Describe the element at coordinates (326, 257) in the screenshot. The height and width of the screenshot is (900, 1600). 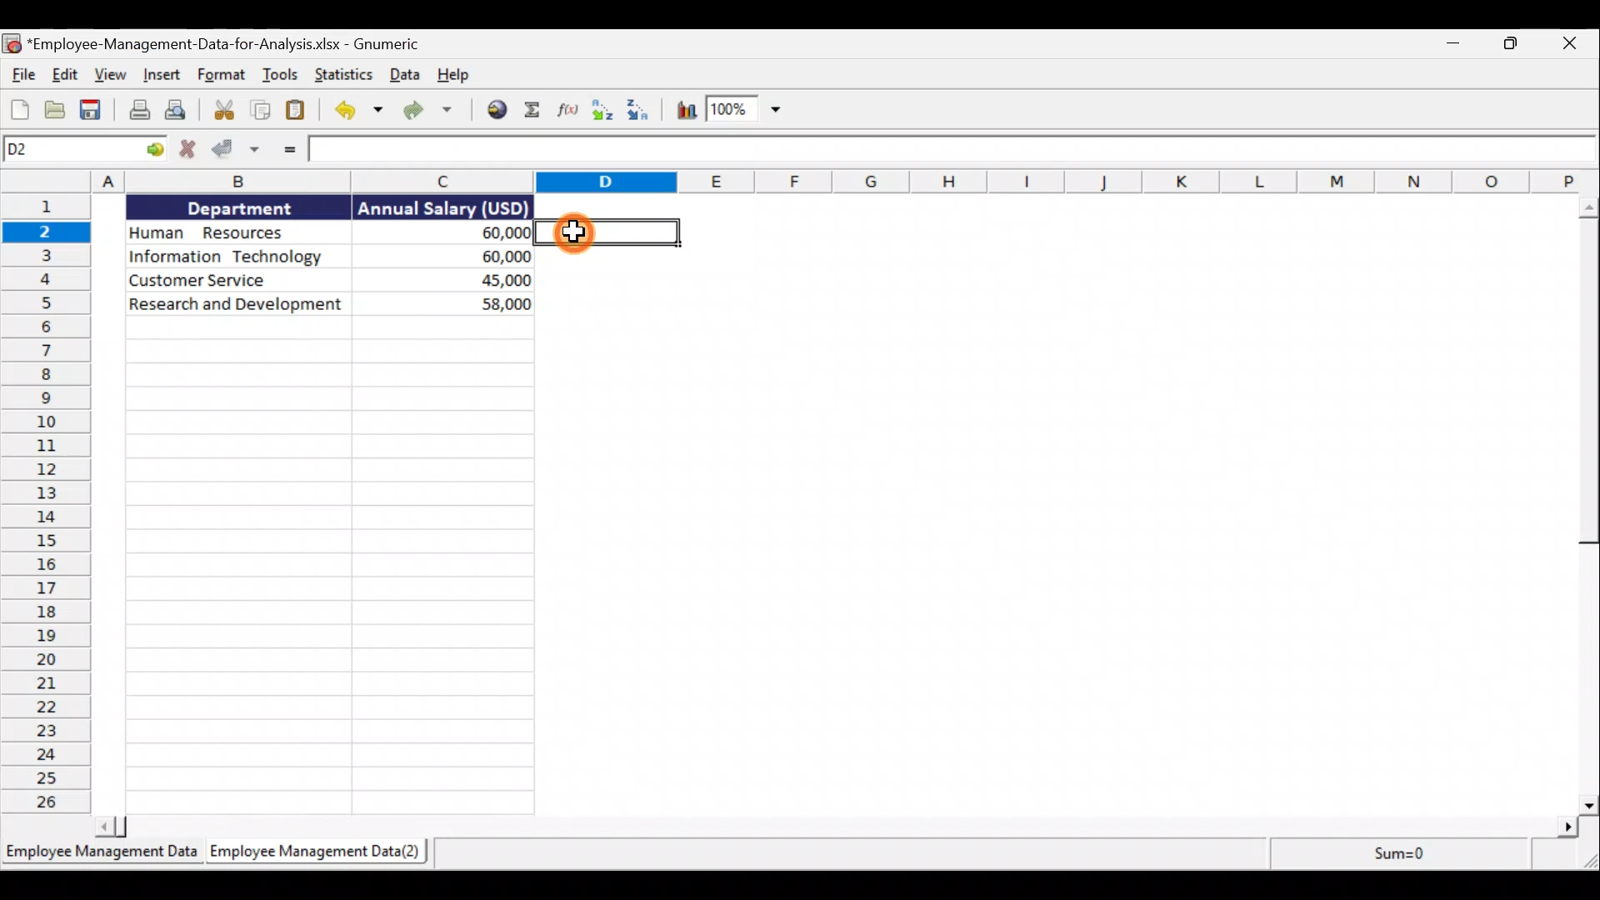
I see `Data` at that location.